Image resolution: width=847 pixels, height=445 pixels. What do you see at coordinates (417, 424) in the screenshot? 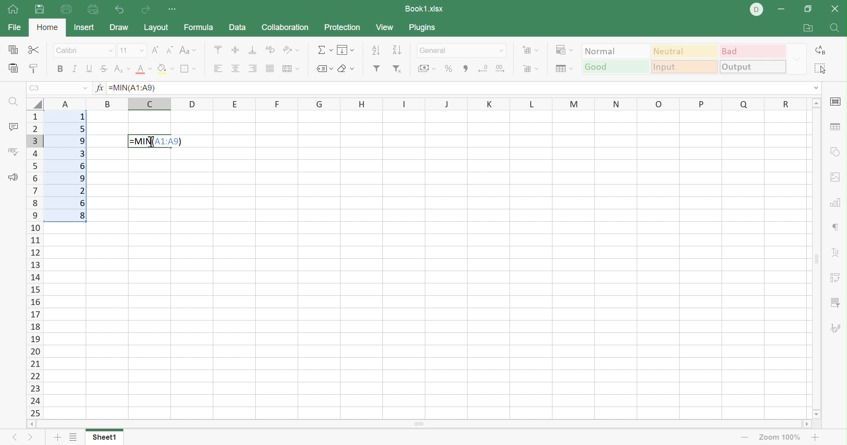
I see `Scroll Bar` at bounding box center [417, 424].